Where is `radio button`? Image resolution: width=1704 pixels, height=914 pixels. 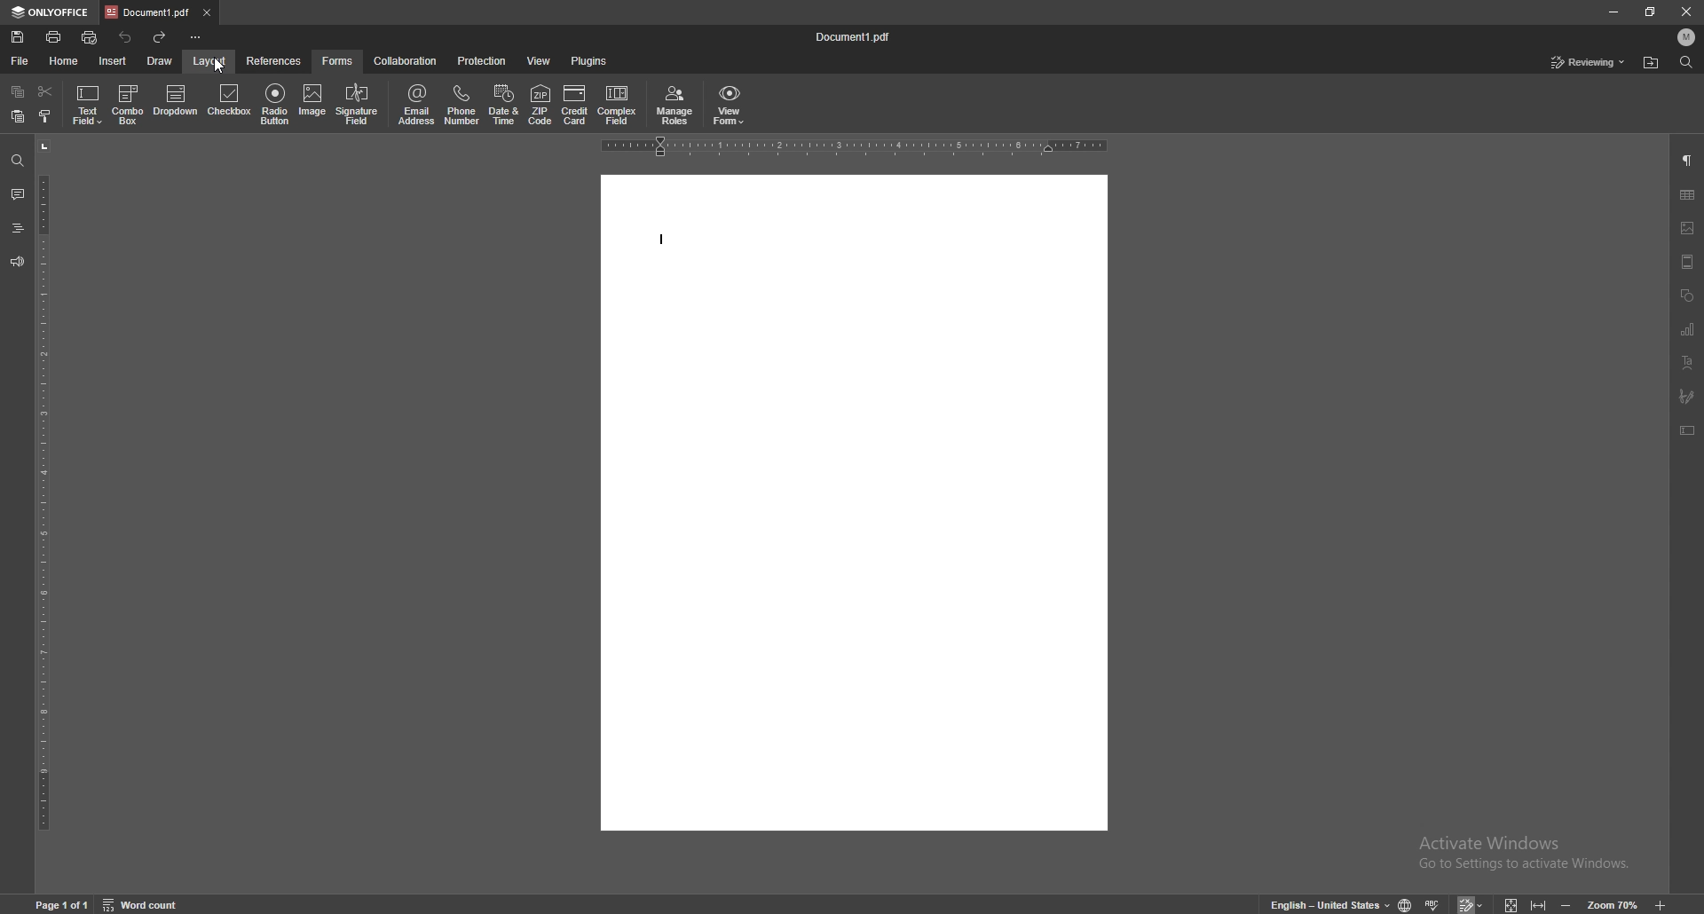
radio button is located at coordinates (277, 104).